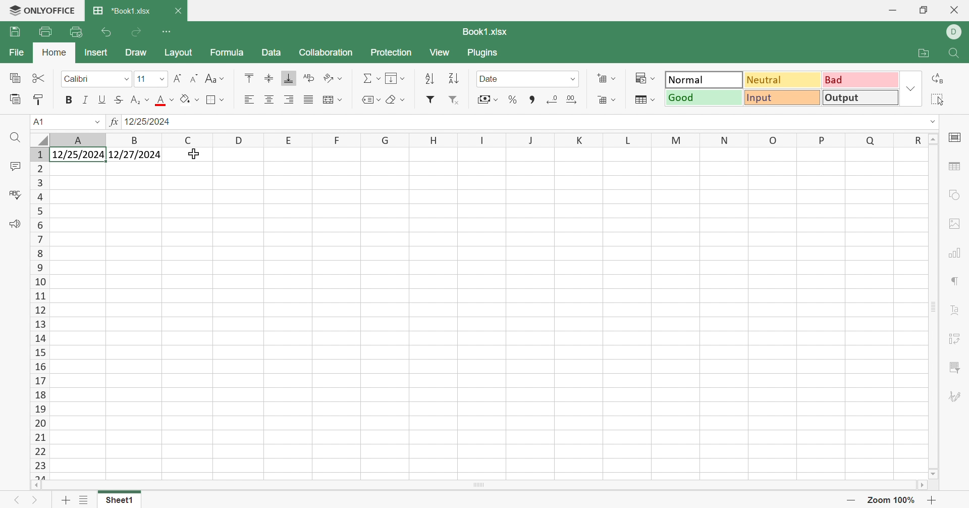 This screenshot has height=508, width=969. What do you see at coordinates (77, 154) in the screenshot?
I see `12/25/2024` at bounding box center [77, 154].